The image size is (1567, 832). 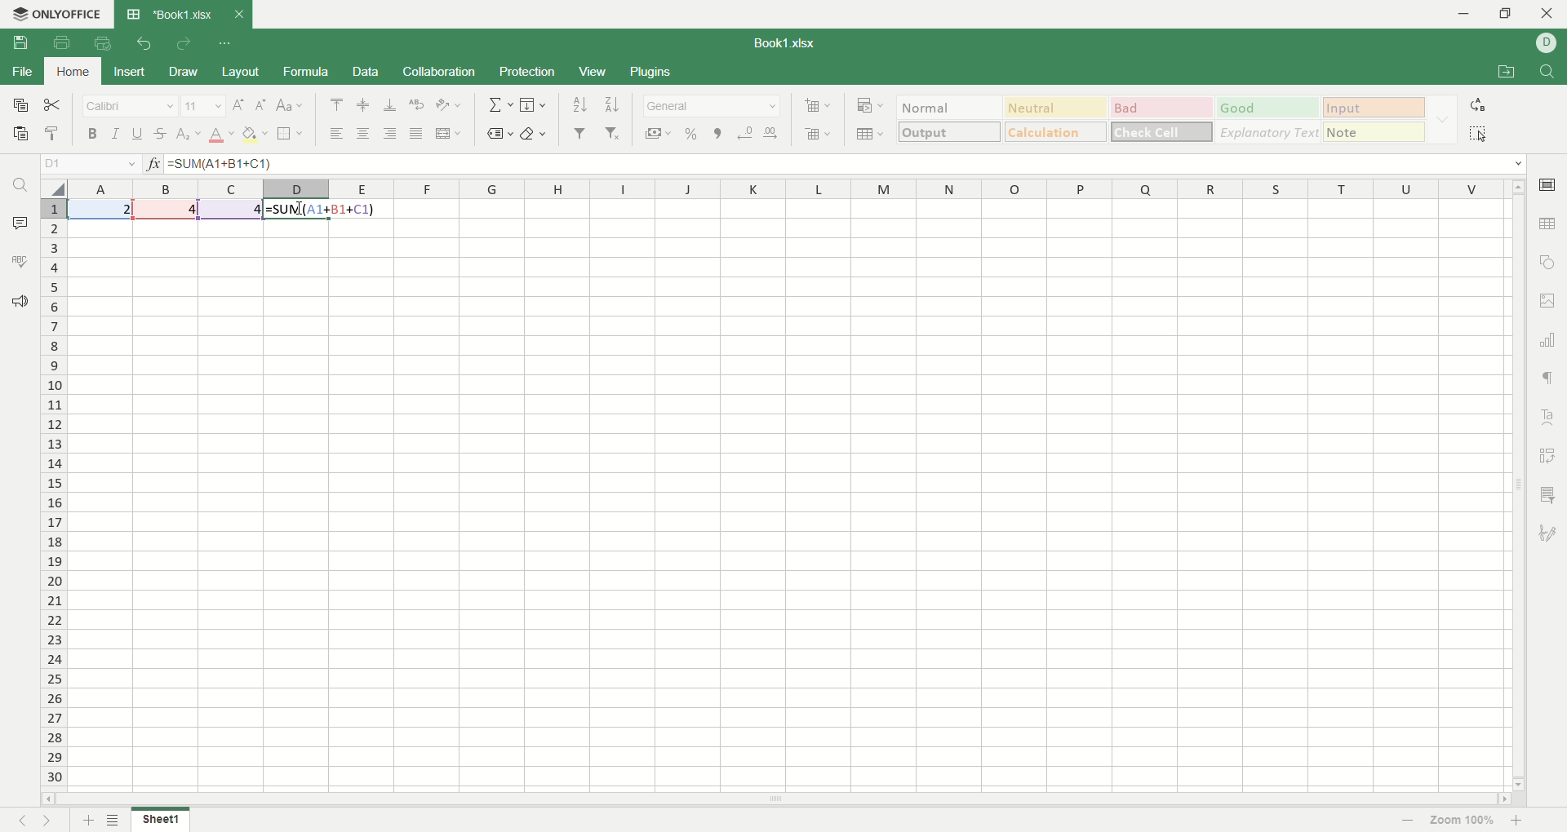 I want to click on view, so click(x=592, y=73).